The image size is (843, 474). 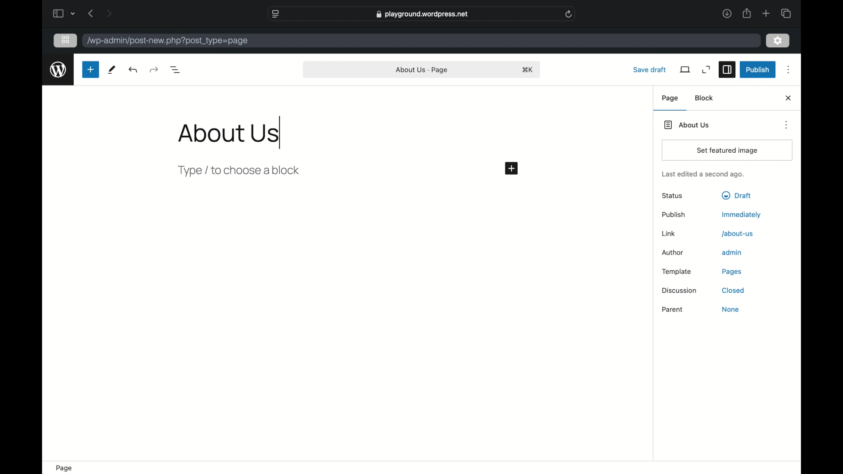 I want to click on link, so click(x=669, y=233).